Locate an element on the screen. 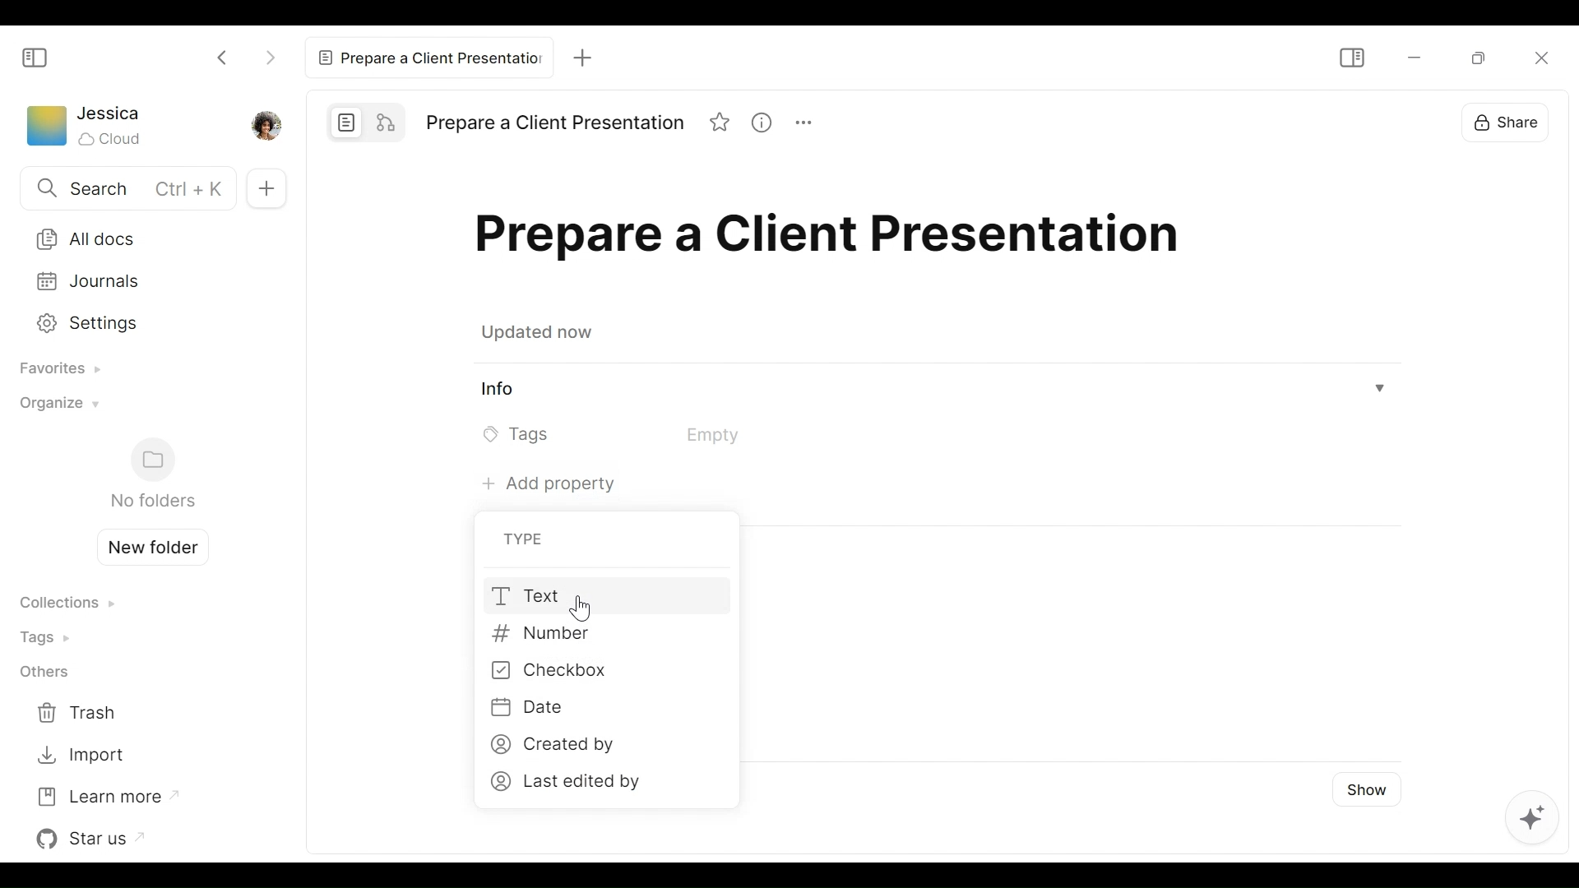 The width and height of the screenshot is (1579, 888). All Documents is located at coordinates (141, 238).